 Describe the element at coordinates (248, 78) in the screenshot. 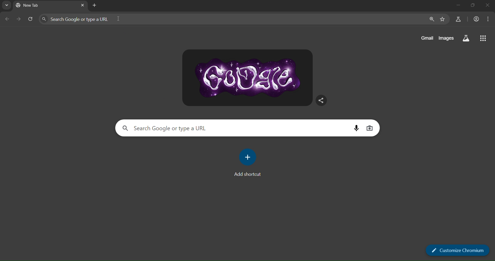

I see `google` at that location.